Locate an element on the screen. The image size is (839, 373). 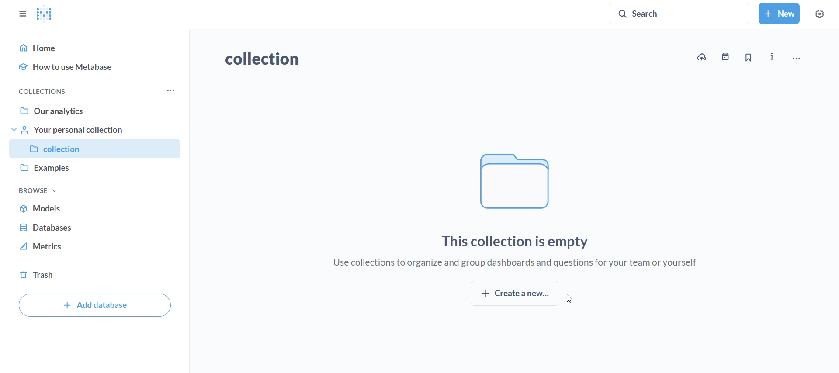
collection is located at coordinates (99, 151).